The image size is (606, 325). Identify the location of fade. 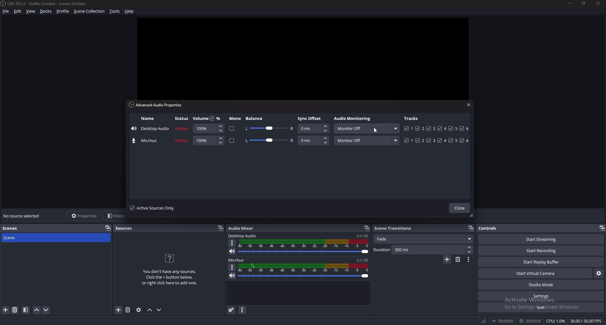
(424, 239).